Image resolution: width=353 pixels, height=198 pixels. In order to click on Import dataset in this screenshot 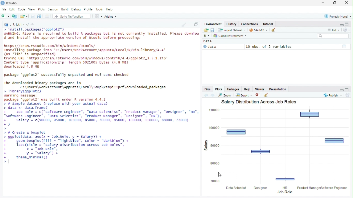, I will do `click(232, 30)`.